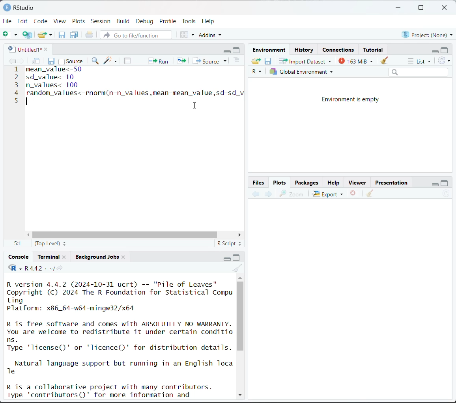 The height and width of the screenshot is (403, 456). Describe the element at coordinates (110, 60) in the screenshot. I see `code tools` at that location.